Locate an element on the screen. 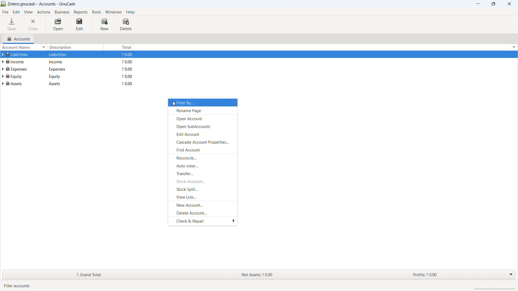 This screenshot has height=291, width=518. $0.00 is located at coordinates (128, 76).